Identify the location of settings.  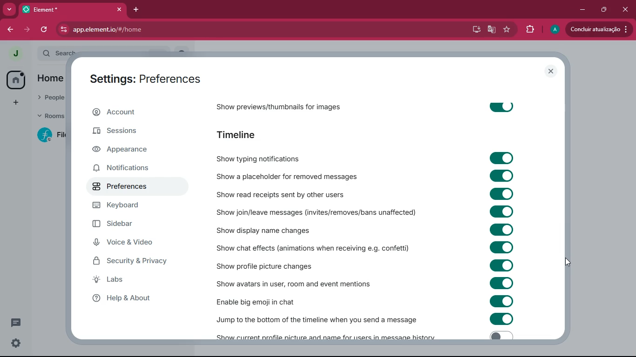
(16, 344).